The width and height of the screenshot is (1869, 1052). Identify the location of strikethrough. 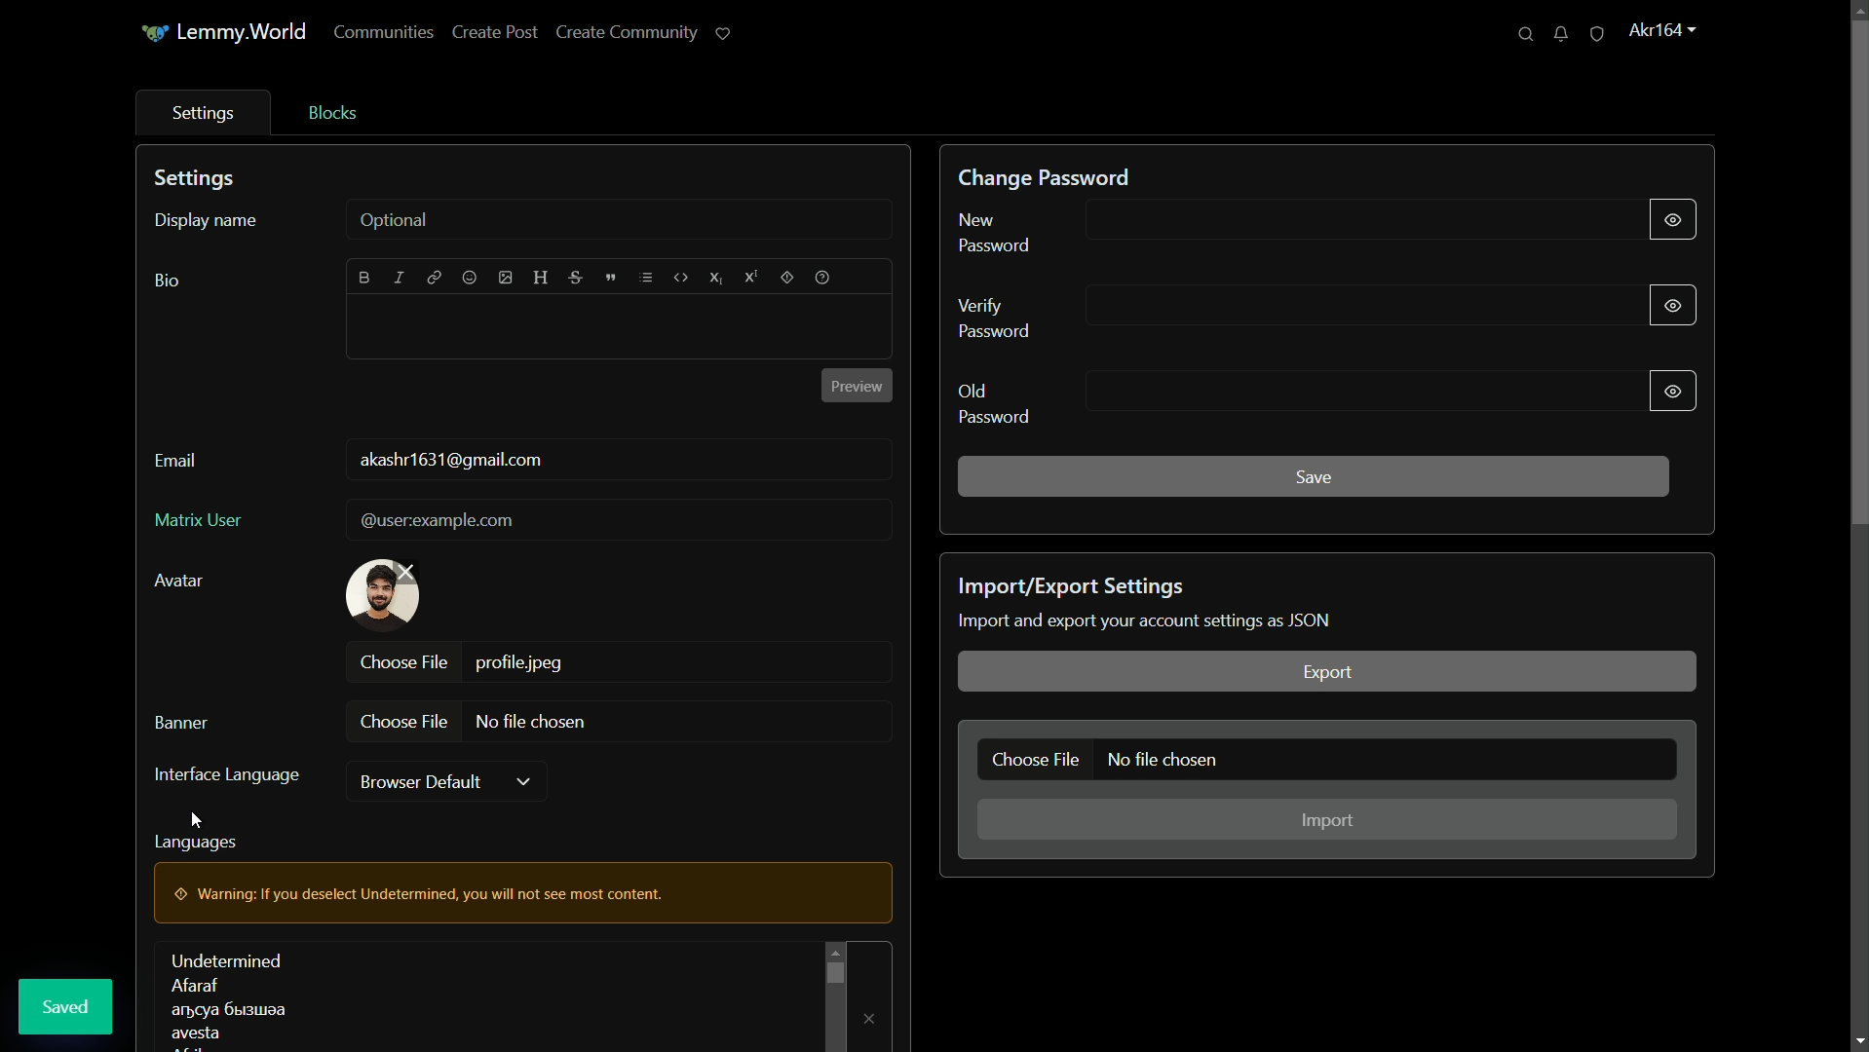
(577, 281).